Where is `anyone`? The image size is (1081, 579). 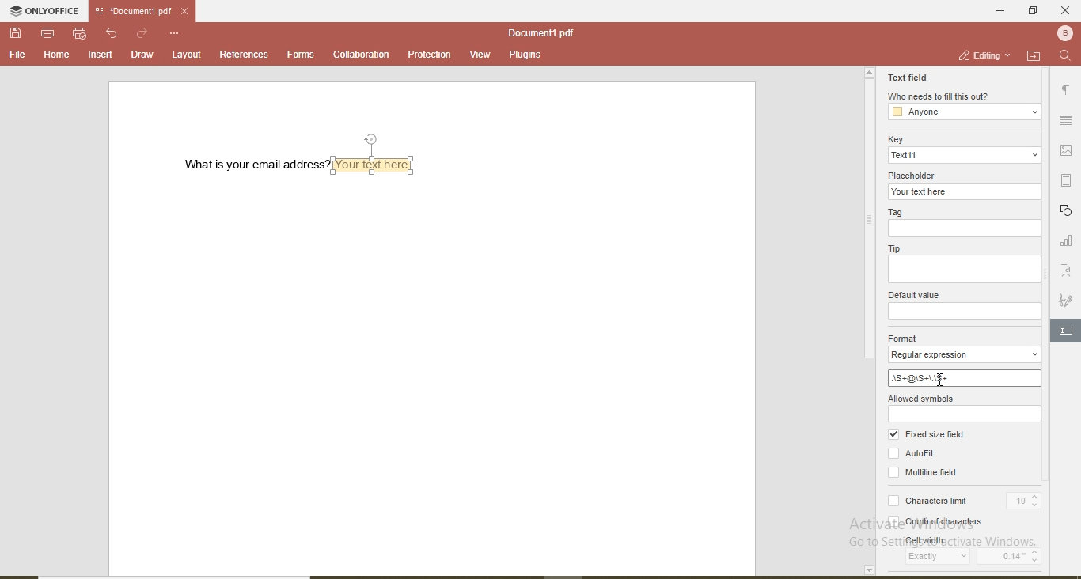 anyone is located at coordinates (965, 112).